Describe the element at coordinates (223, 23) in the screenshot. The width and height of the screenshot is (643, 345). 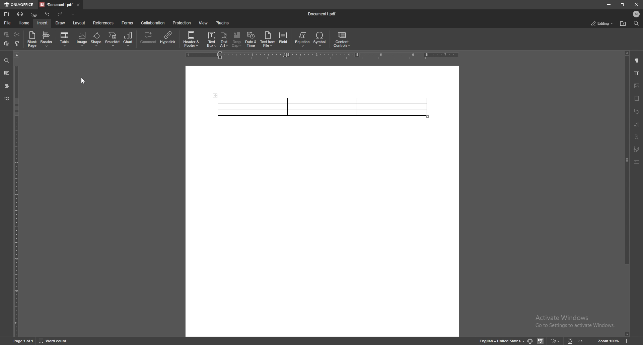
I see `plugins` at that location.